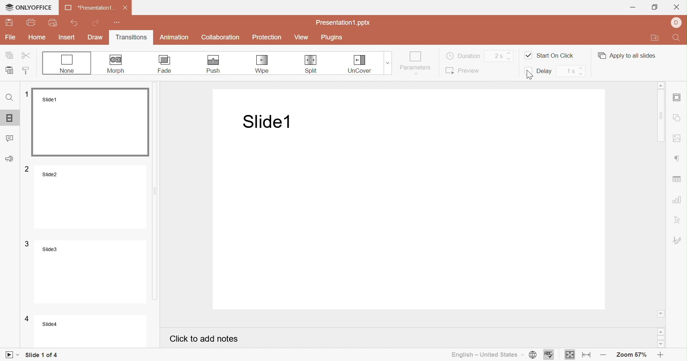  I want to click on Draw, so click(96, 38).